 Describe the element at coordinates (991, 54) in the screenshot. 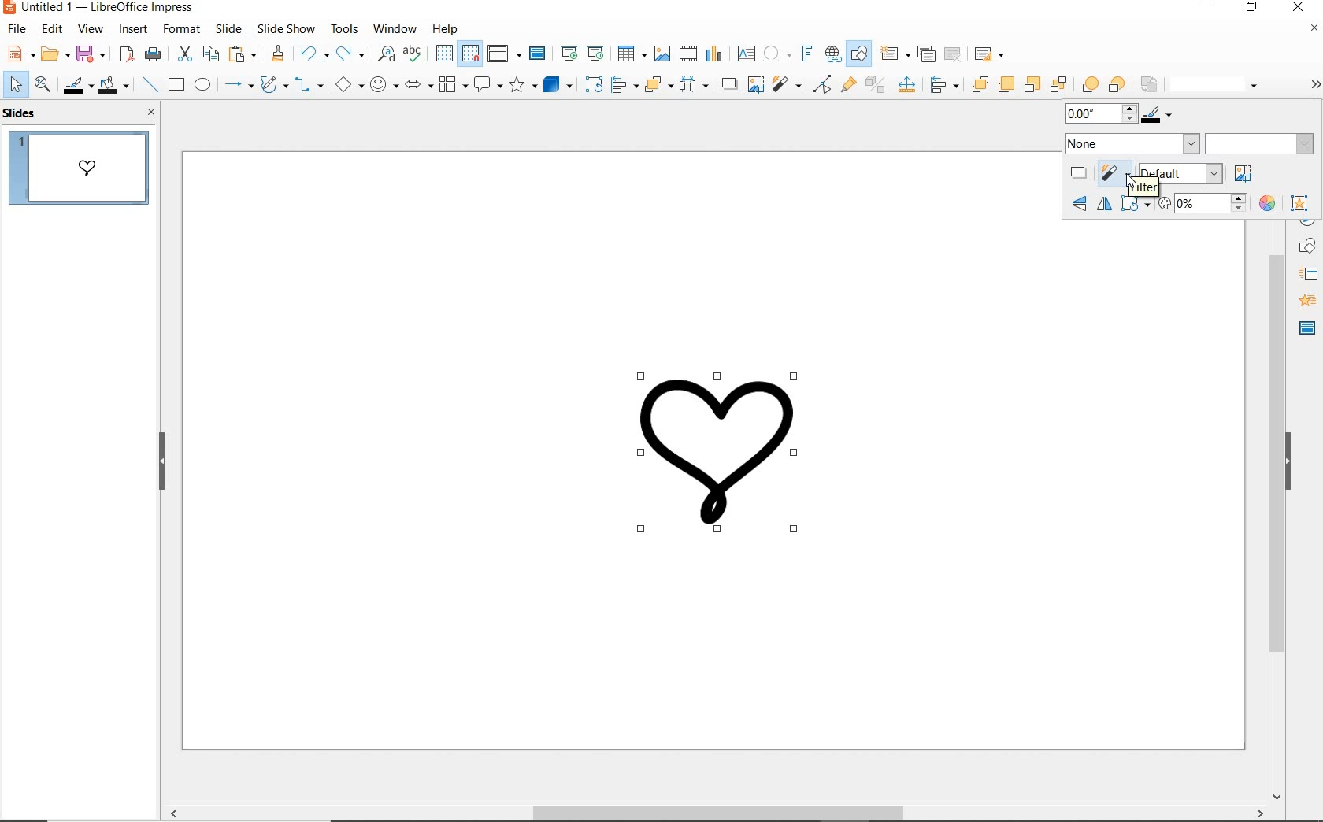

I see `slide layout` at that location.